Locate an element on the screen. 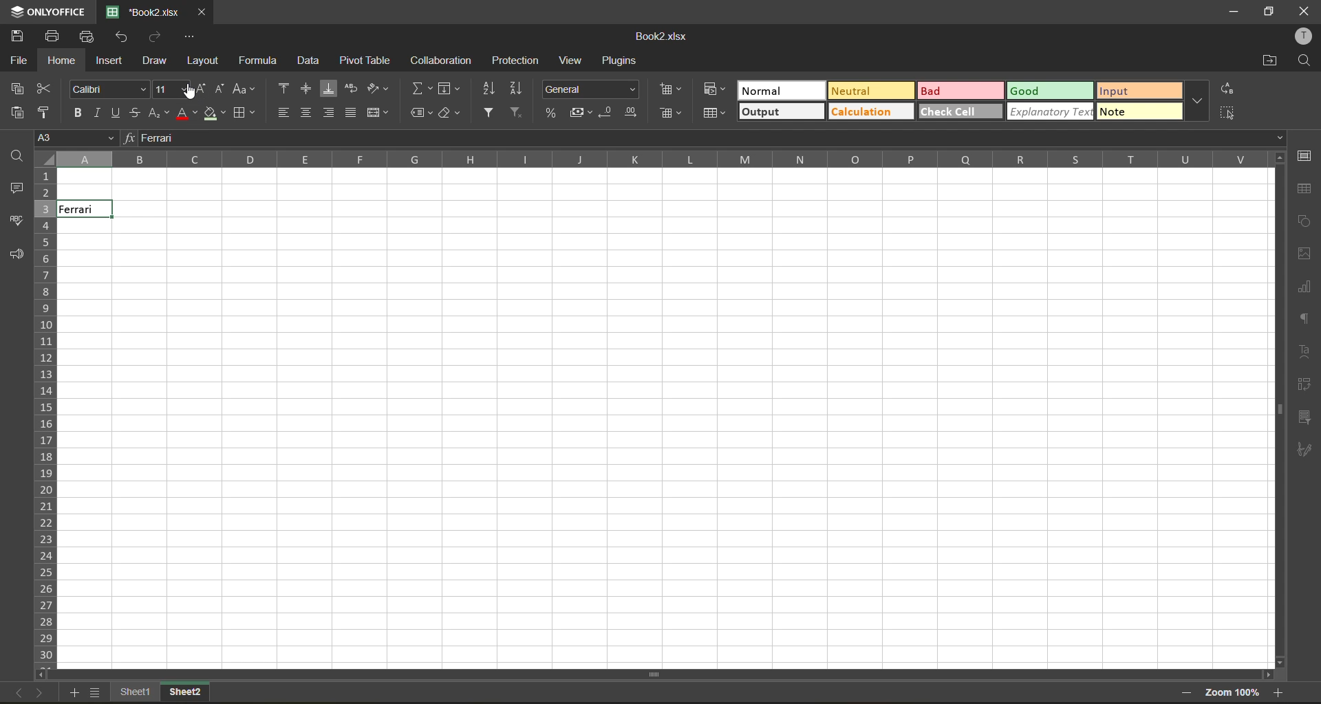 The width and height of the screenshot is (1321, 704). decrease decimal is located at coordinates (608, 111).